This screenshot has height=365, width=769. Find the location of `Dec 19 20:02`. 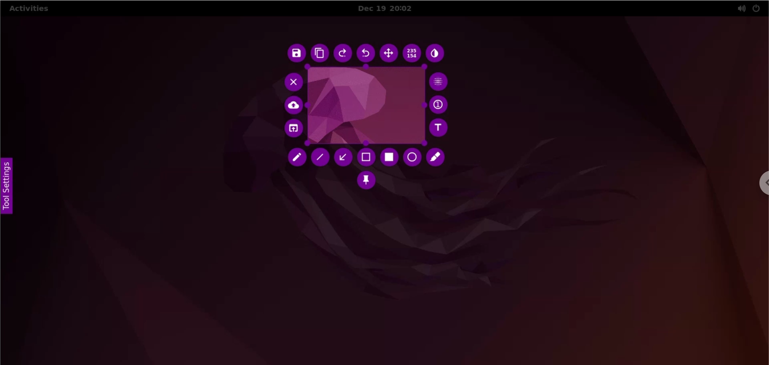

Dec 19 20:02 is located at coordinates (391, 9).